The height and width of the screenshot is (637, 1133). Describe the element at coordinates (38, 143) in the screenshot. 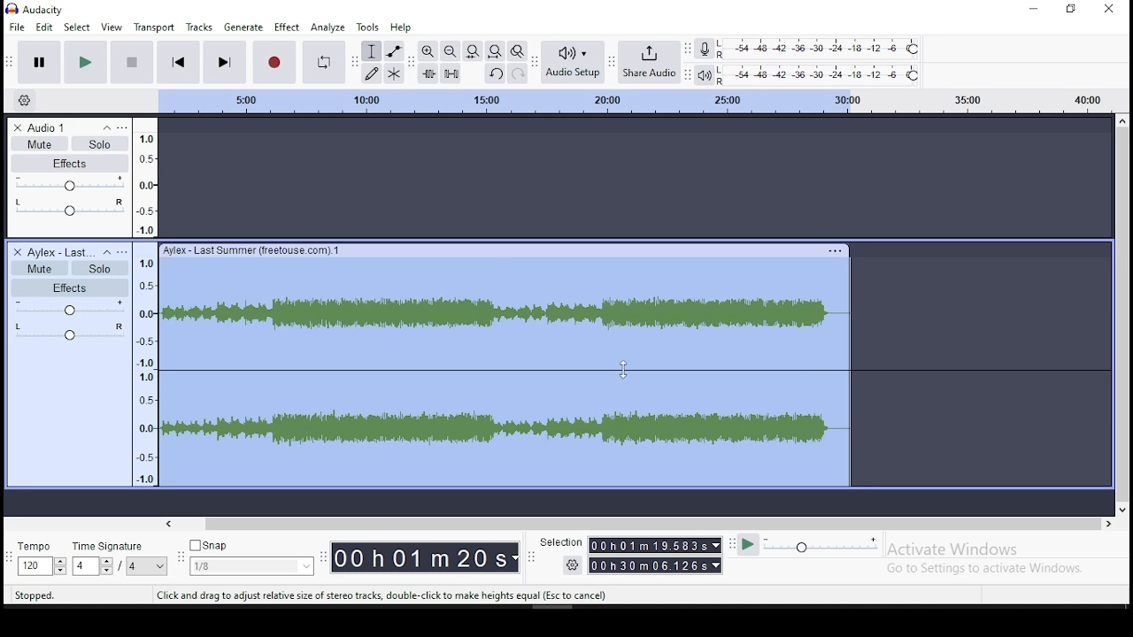

I see `mute` at that location.